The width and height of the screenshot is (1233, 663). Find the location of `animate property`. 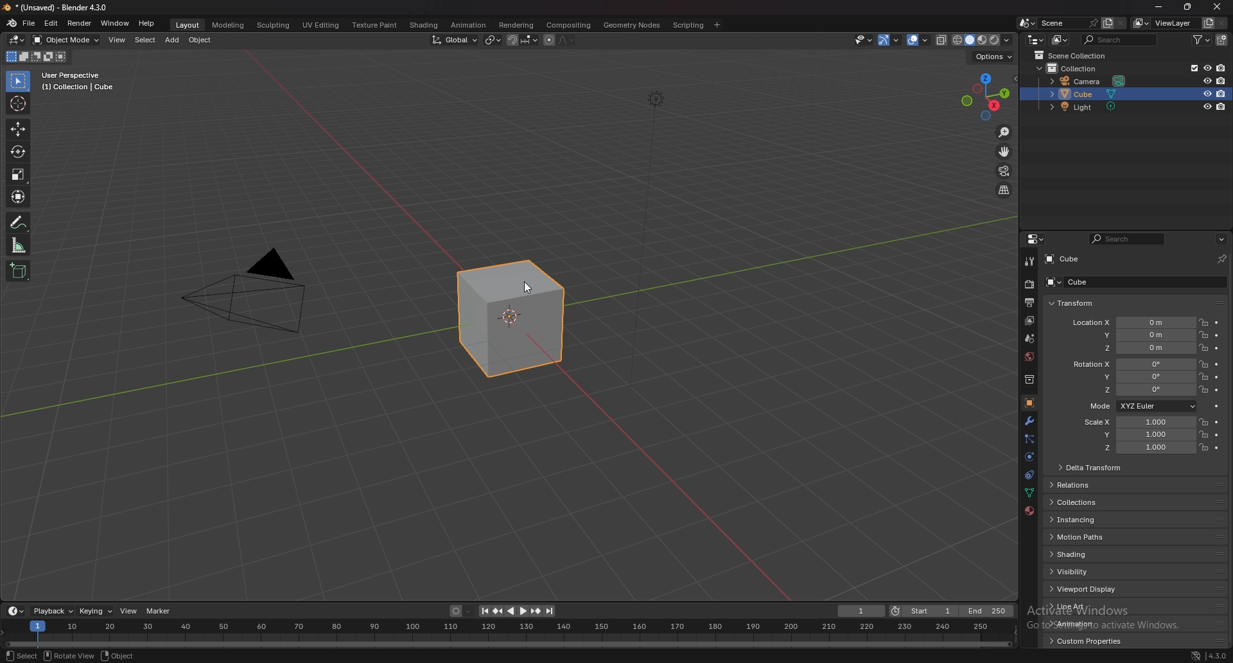

animate property is located at coordinates (1218, 334).